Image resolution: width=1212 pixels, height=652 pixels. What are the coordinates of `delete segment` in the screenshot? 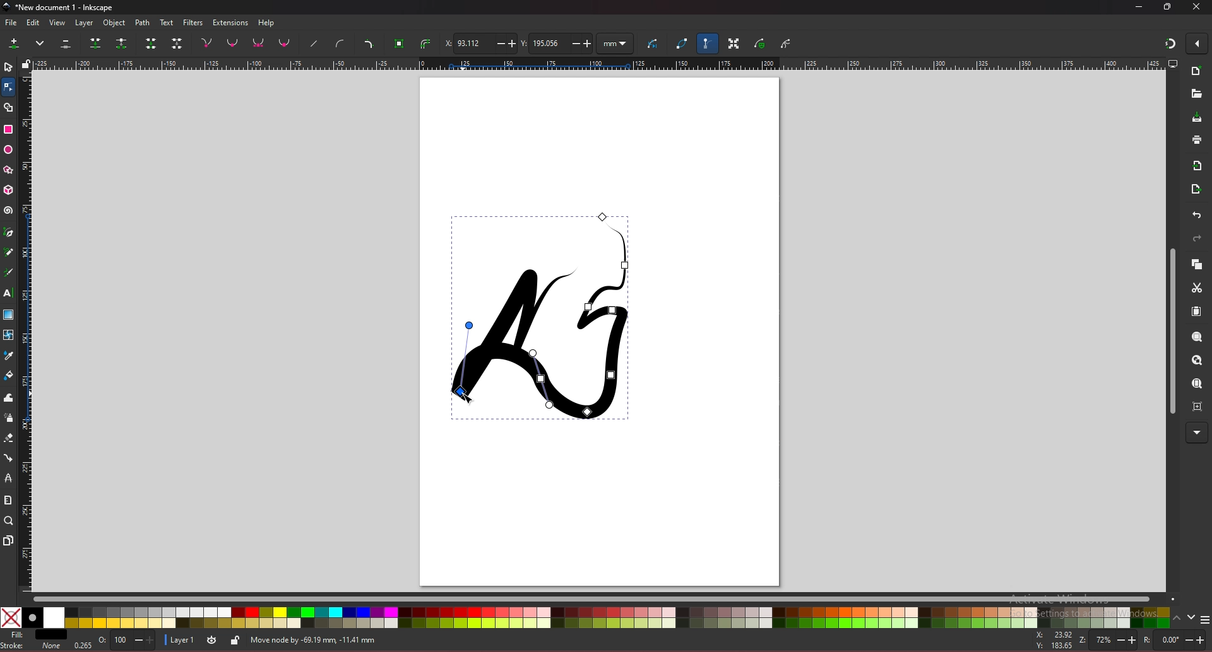 It's located at (177, 43).